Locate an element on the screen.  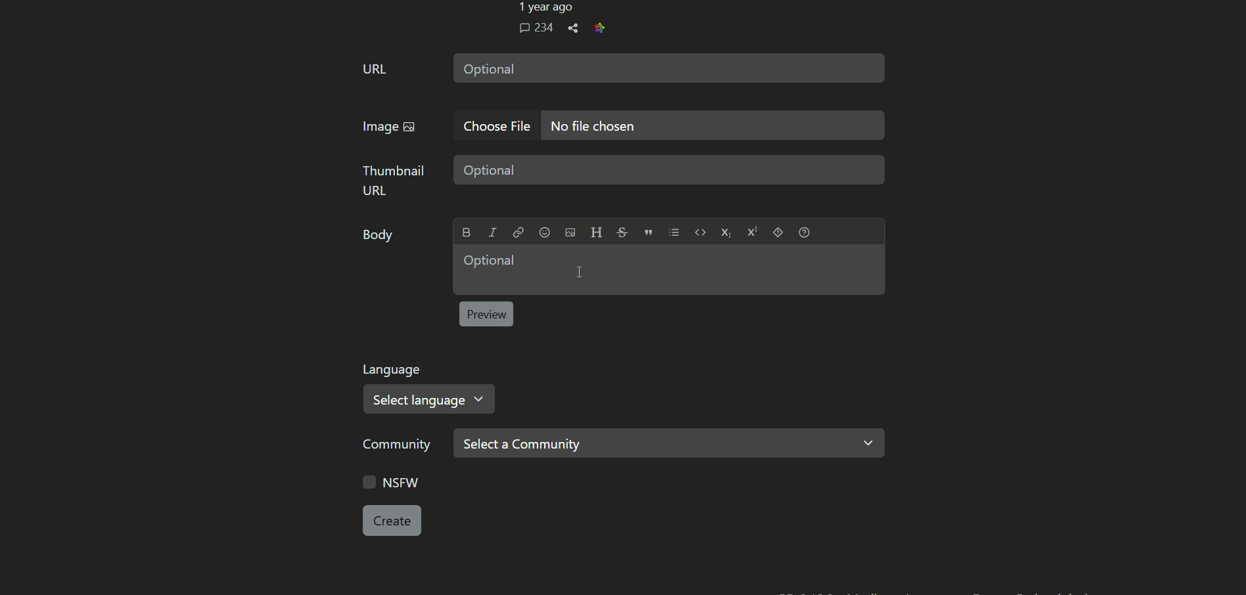
text box is located at coordinates (669, 67).